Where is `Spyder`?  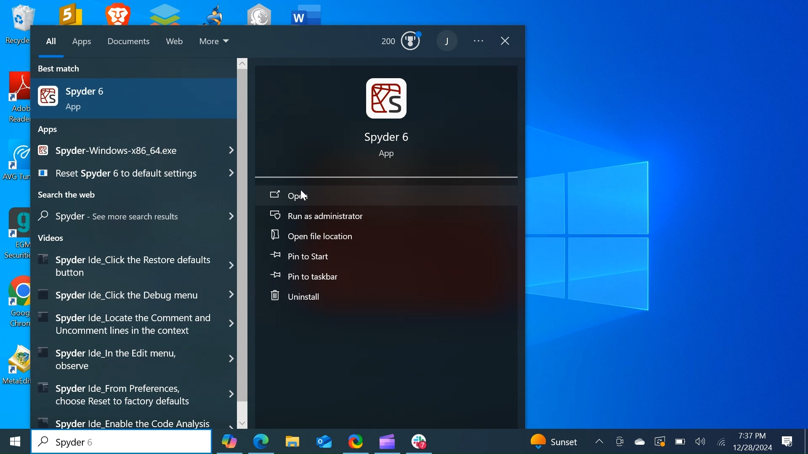
Spyder is located at coordinates (137, 216).